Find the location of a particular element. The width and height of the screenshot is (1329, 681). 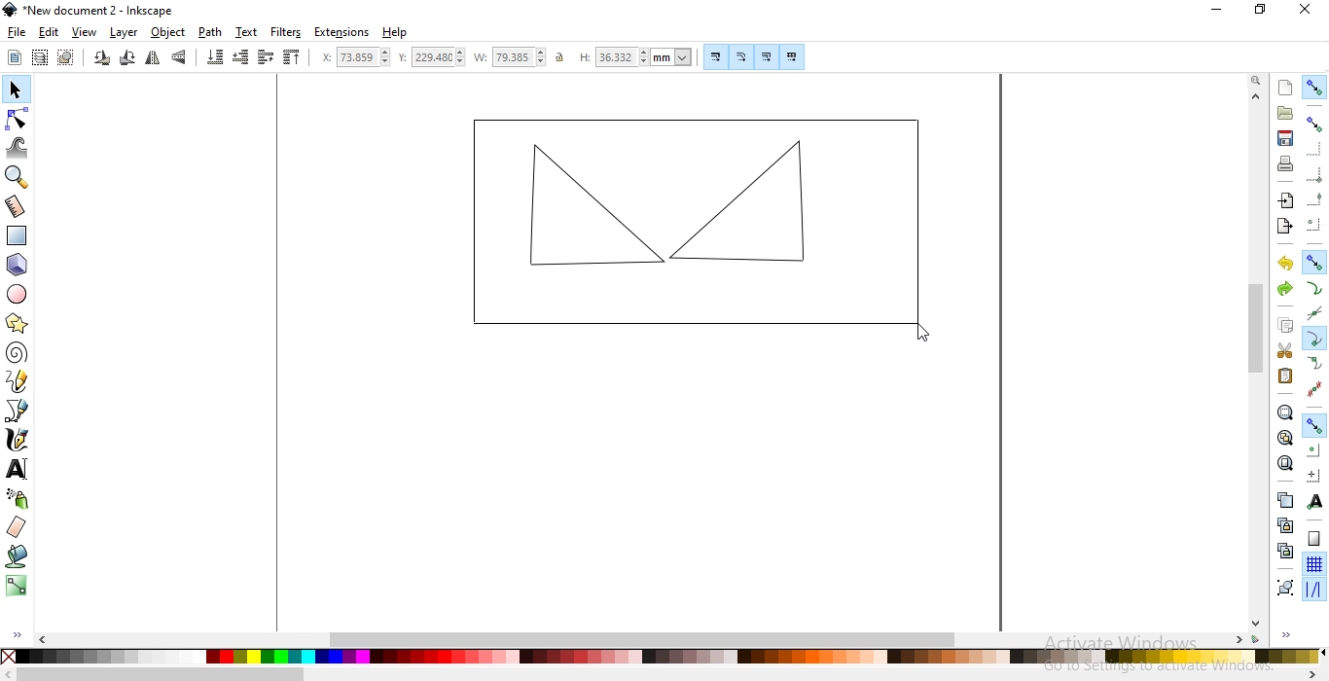

paste selection to clipboard is located at coordinates (1286, 376).